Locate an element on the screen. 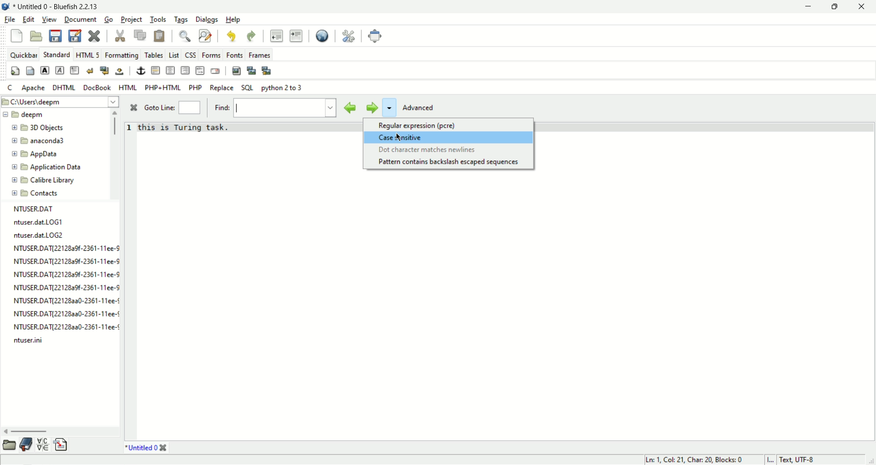 This screenshot has height=465, width=876. emphasis is located at coordinates (61, 71).